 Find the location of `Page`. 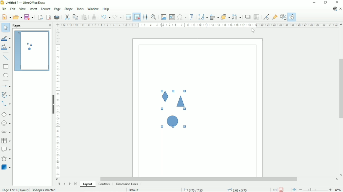

Page is located at coordinates (57, 9).